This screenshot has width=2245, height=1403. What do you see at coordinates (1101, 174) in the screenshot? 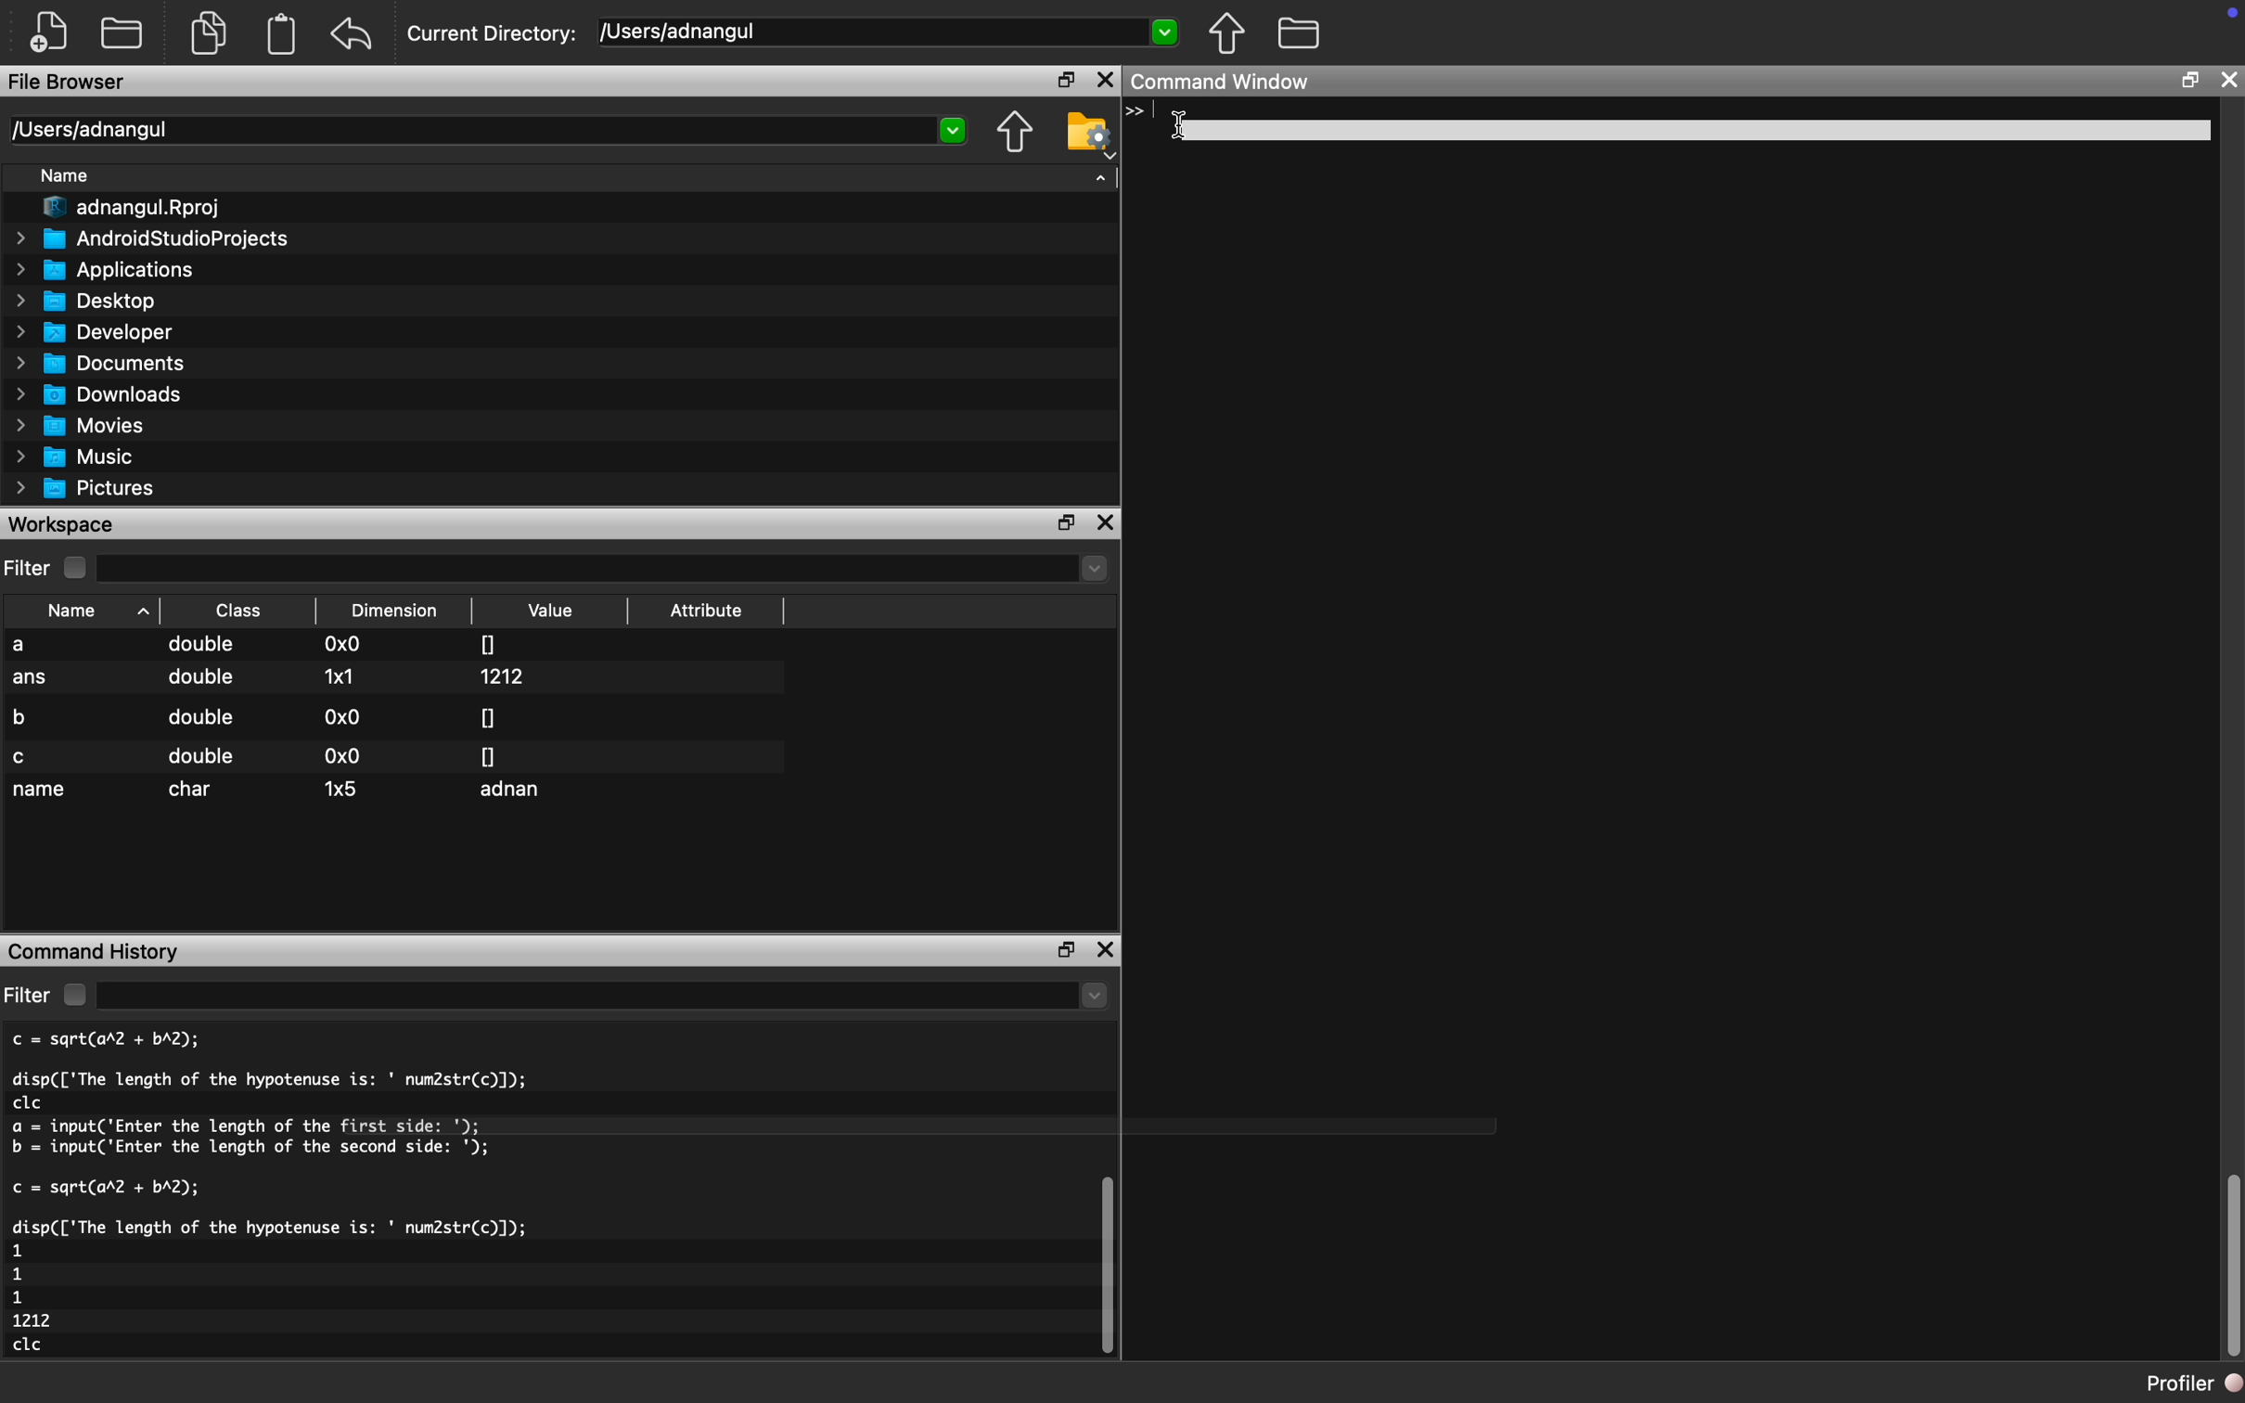
I see `dropdown` at bounding box center [1101, 174].